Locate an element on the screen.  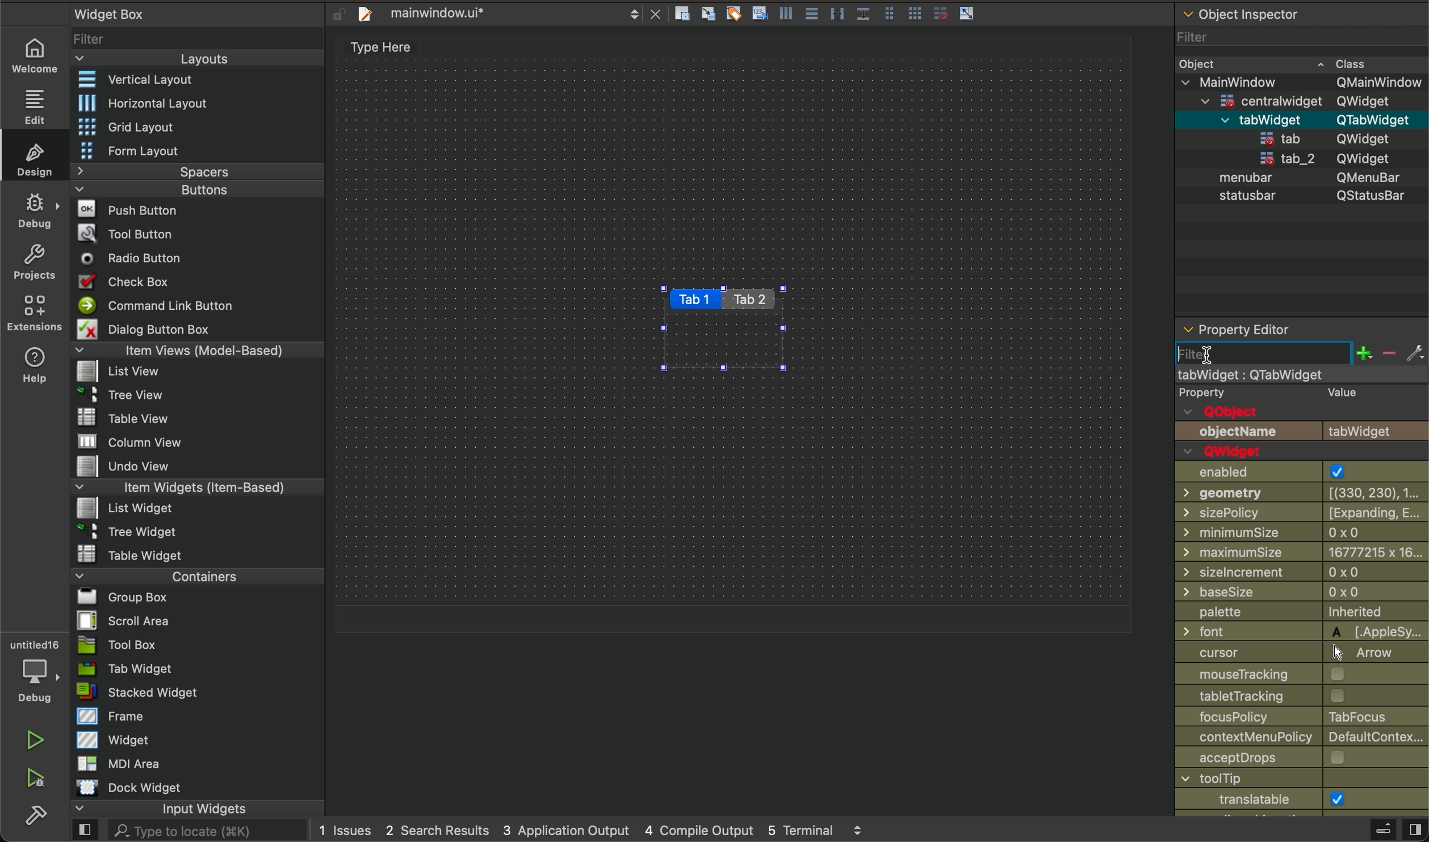
 Grid Layout is located at coordinates (120, 127).